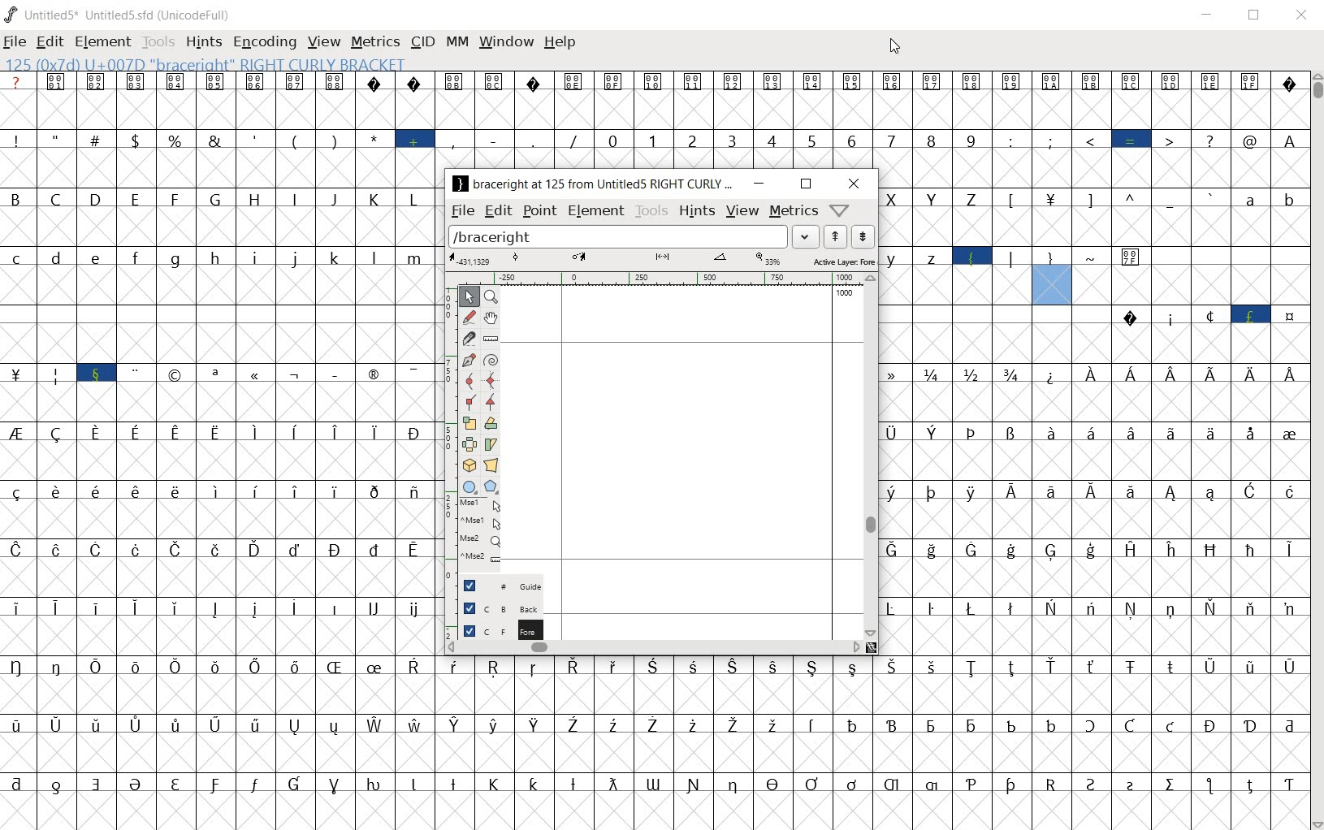  Describe the element at coordinates (654, 647) in the screenshot. I see `scrollbar` at that location.